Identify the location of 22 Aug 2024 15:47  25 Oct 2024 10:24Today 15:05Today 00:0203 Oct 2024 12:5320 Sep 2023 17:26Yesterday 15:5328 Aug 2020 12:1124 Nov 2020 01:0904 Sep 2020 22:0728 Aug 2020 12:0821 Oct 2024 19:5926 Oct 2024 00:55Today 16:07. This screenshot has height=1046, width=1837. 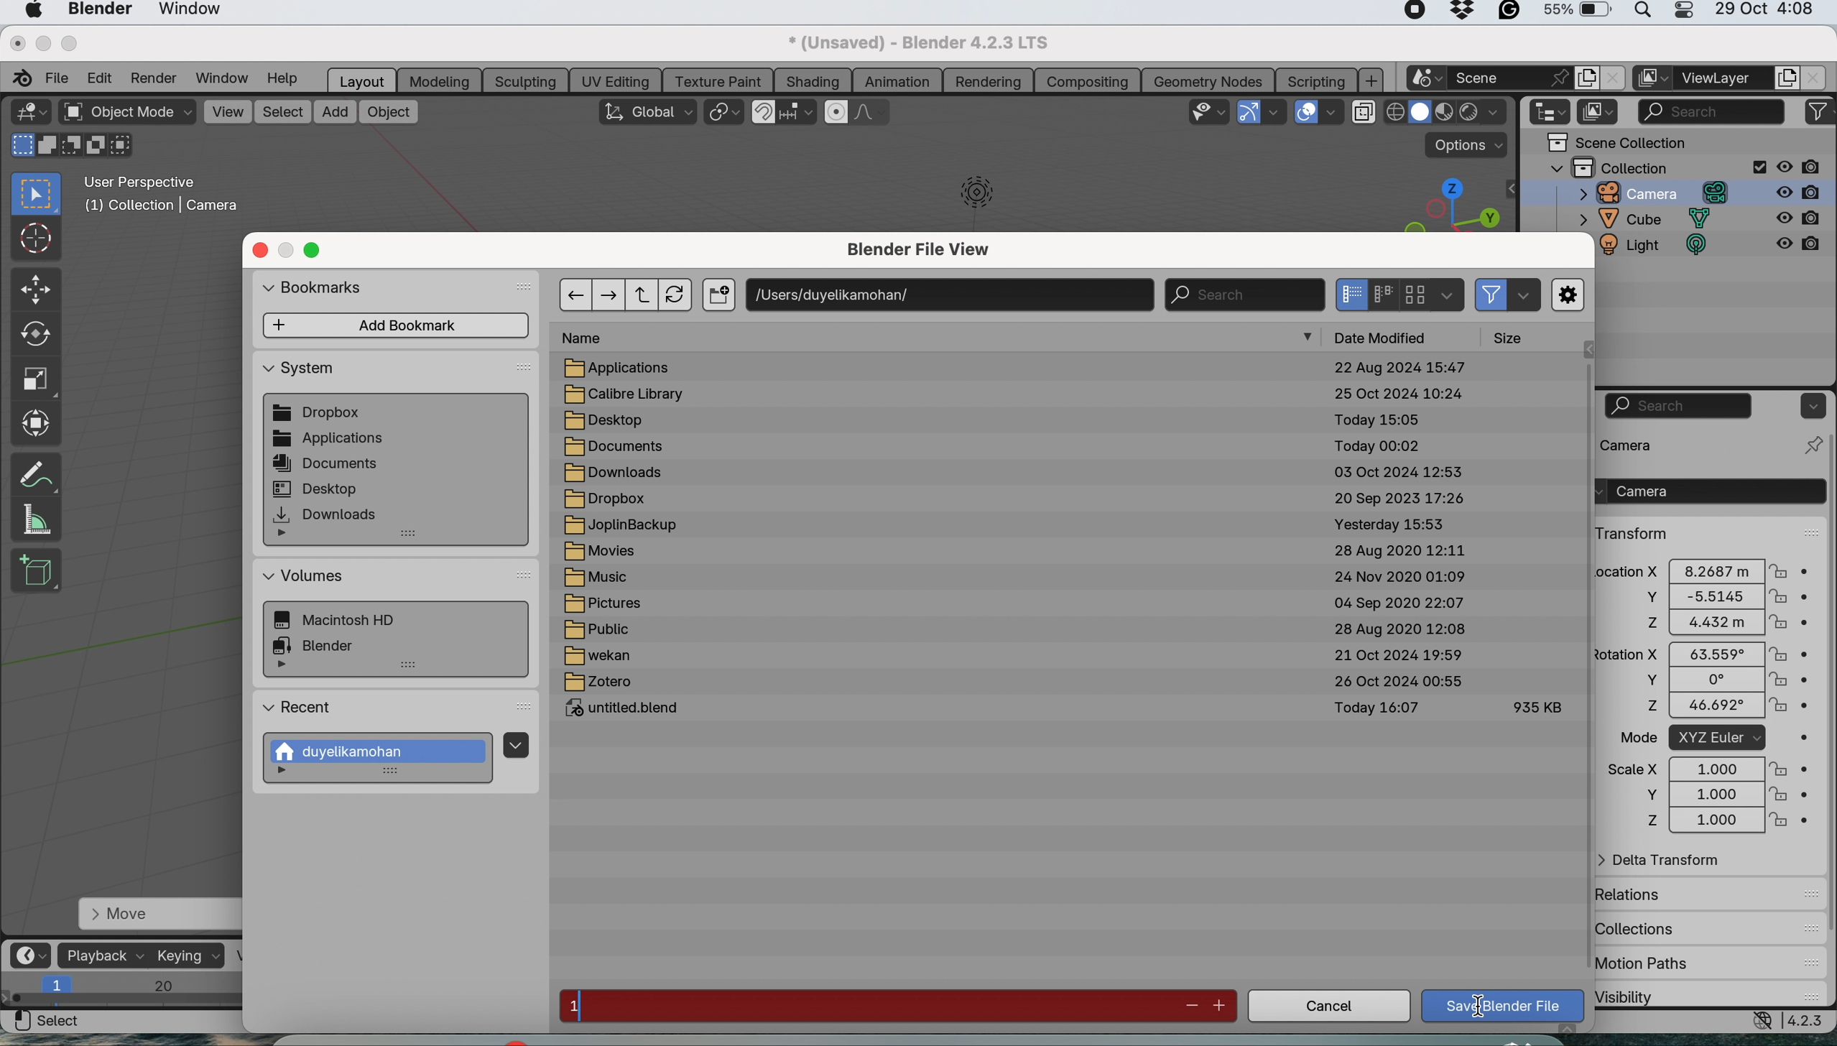
(1397, 550).